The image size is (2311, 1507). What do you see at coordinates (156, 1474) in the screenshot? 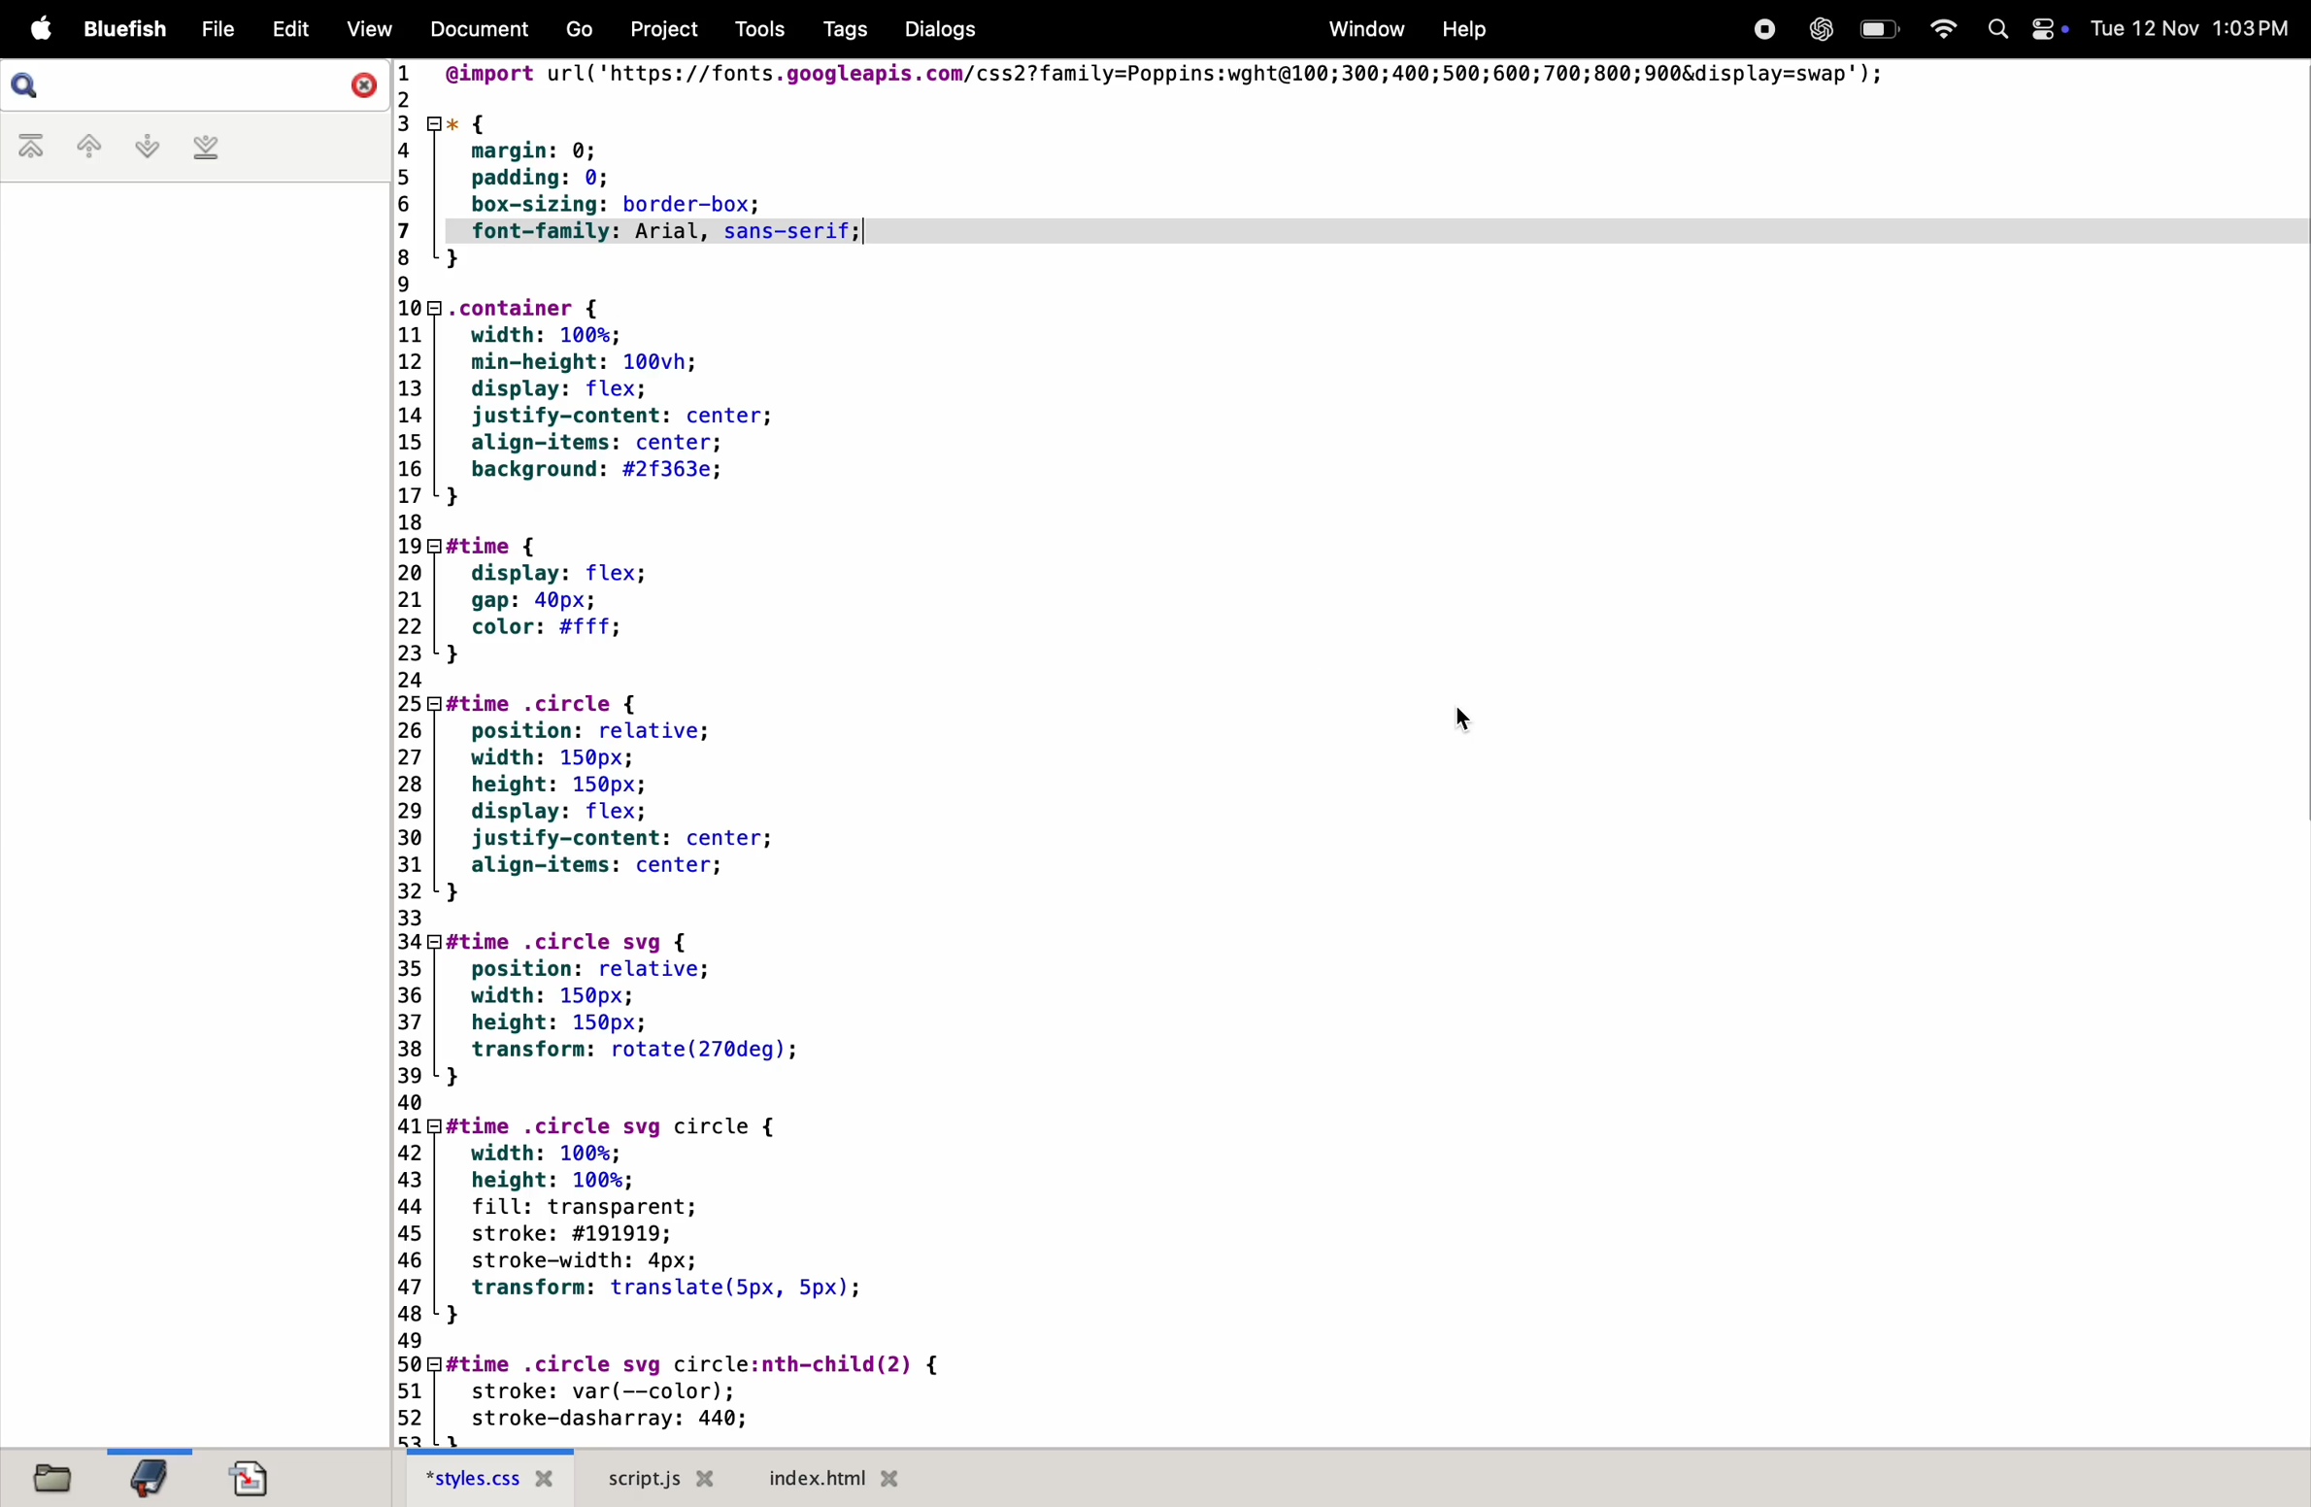
I see `bookmark` at bounding box center [156, 1474].